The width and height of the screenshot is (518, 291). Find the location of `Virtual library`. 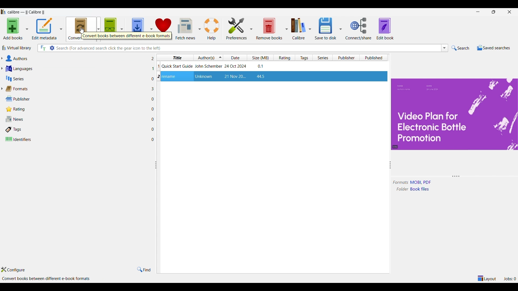

Virtual library is located at coordinates (17, 48).